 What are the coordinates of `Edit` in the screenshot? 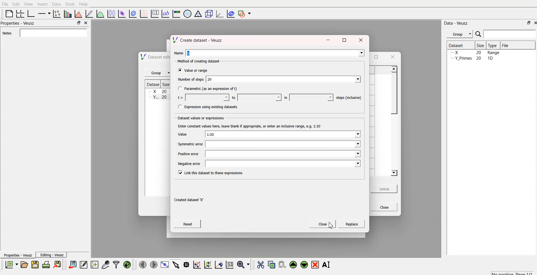 It's located at (15, 4).